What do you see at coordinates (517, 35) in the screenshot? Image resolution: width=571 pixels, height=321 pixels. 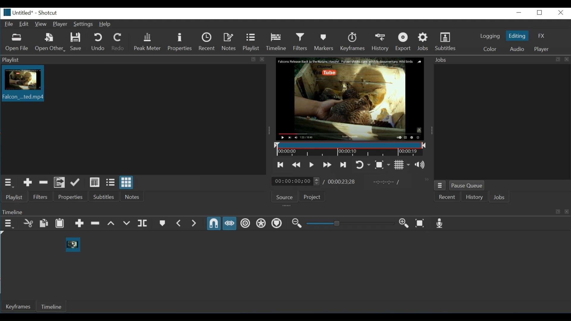 I see `Eiting` at bounding box center [517, 35].